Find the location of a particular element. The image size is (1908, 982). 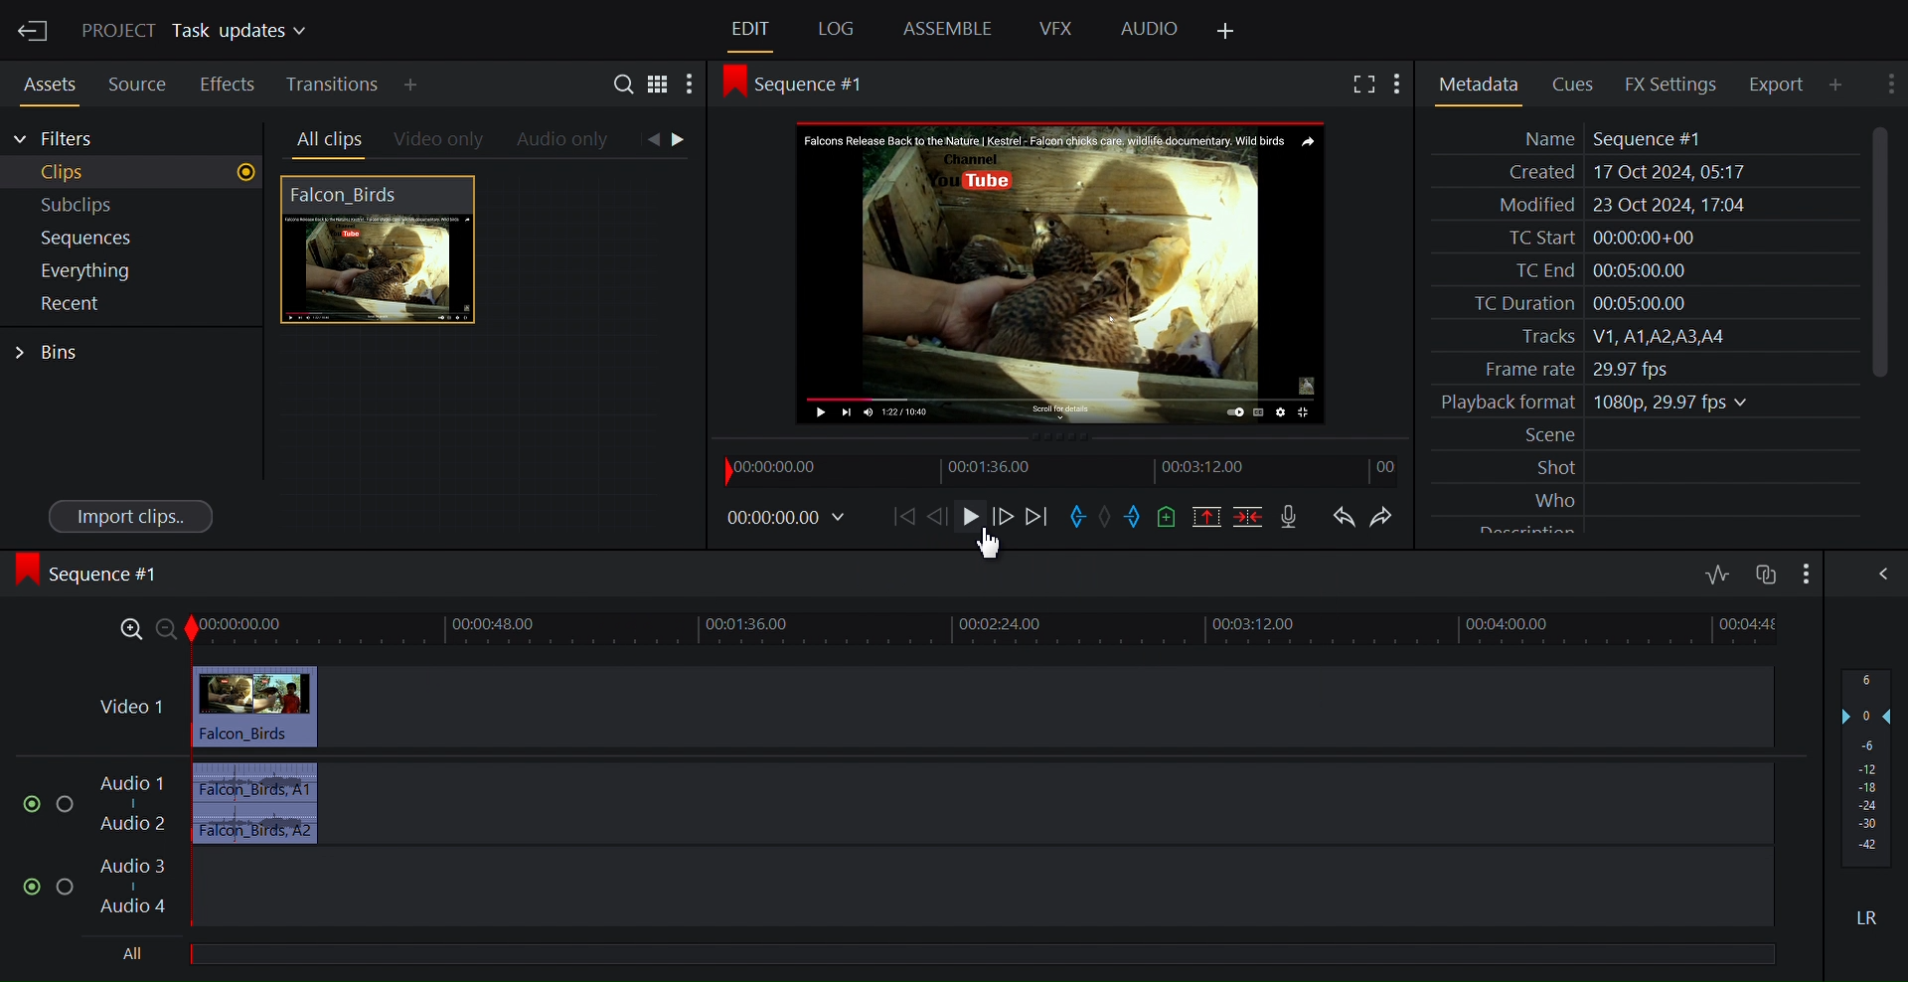

Transitition is located at coordinates (335, 84).